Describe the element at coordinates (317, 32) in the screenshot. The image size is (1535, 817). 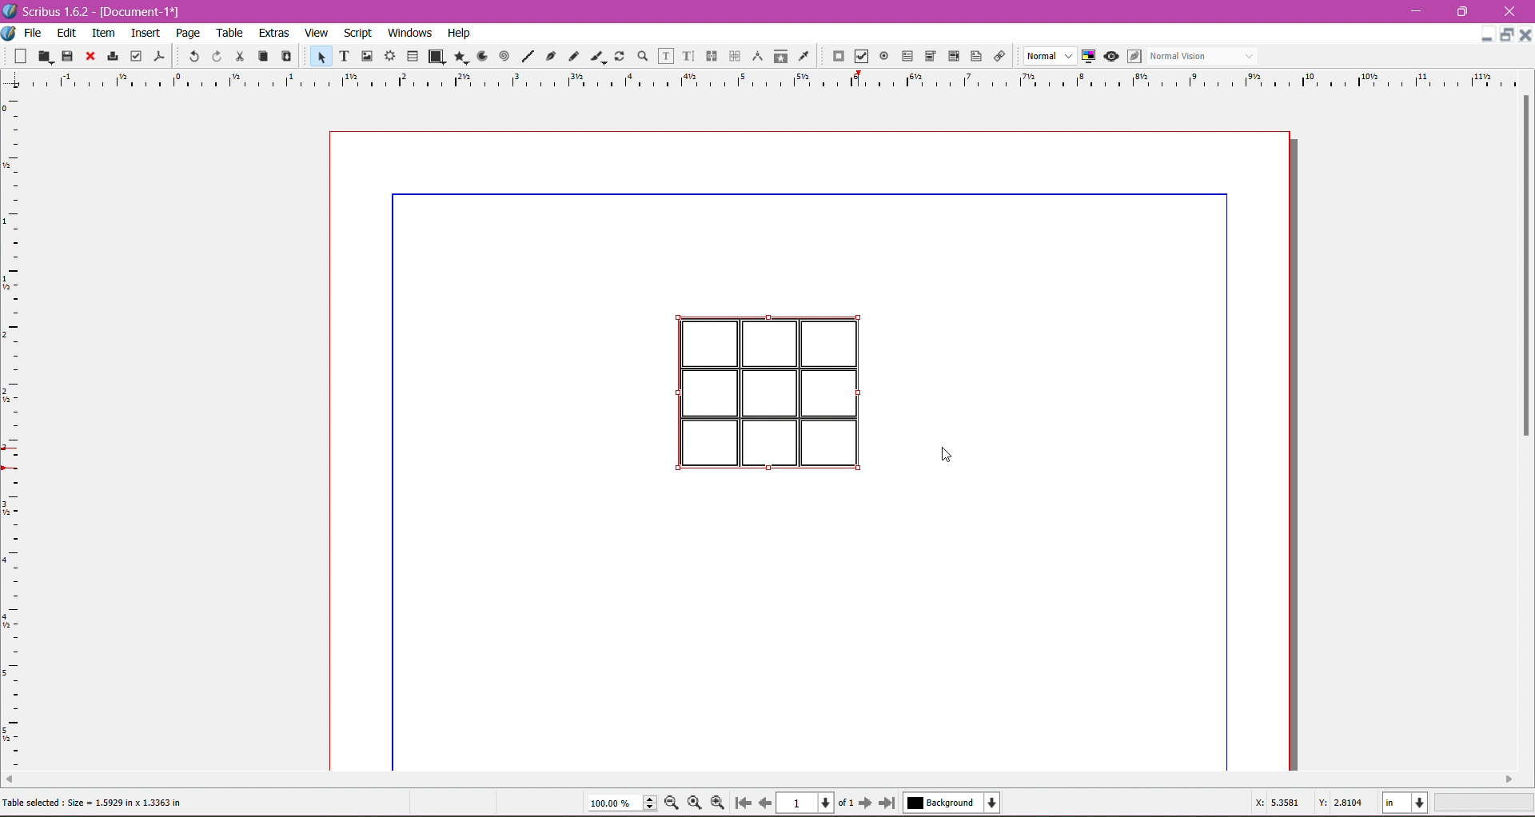
I see `View` at that location.